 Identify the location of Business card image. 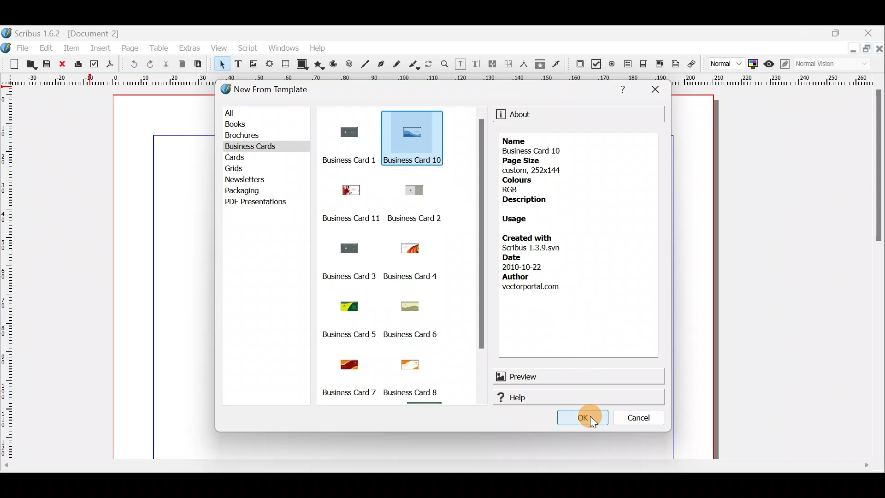
(417, 131).